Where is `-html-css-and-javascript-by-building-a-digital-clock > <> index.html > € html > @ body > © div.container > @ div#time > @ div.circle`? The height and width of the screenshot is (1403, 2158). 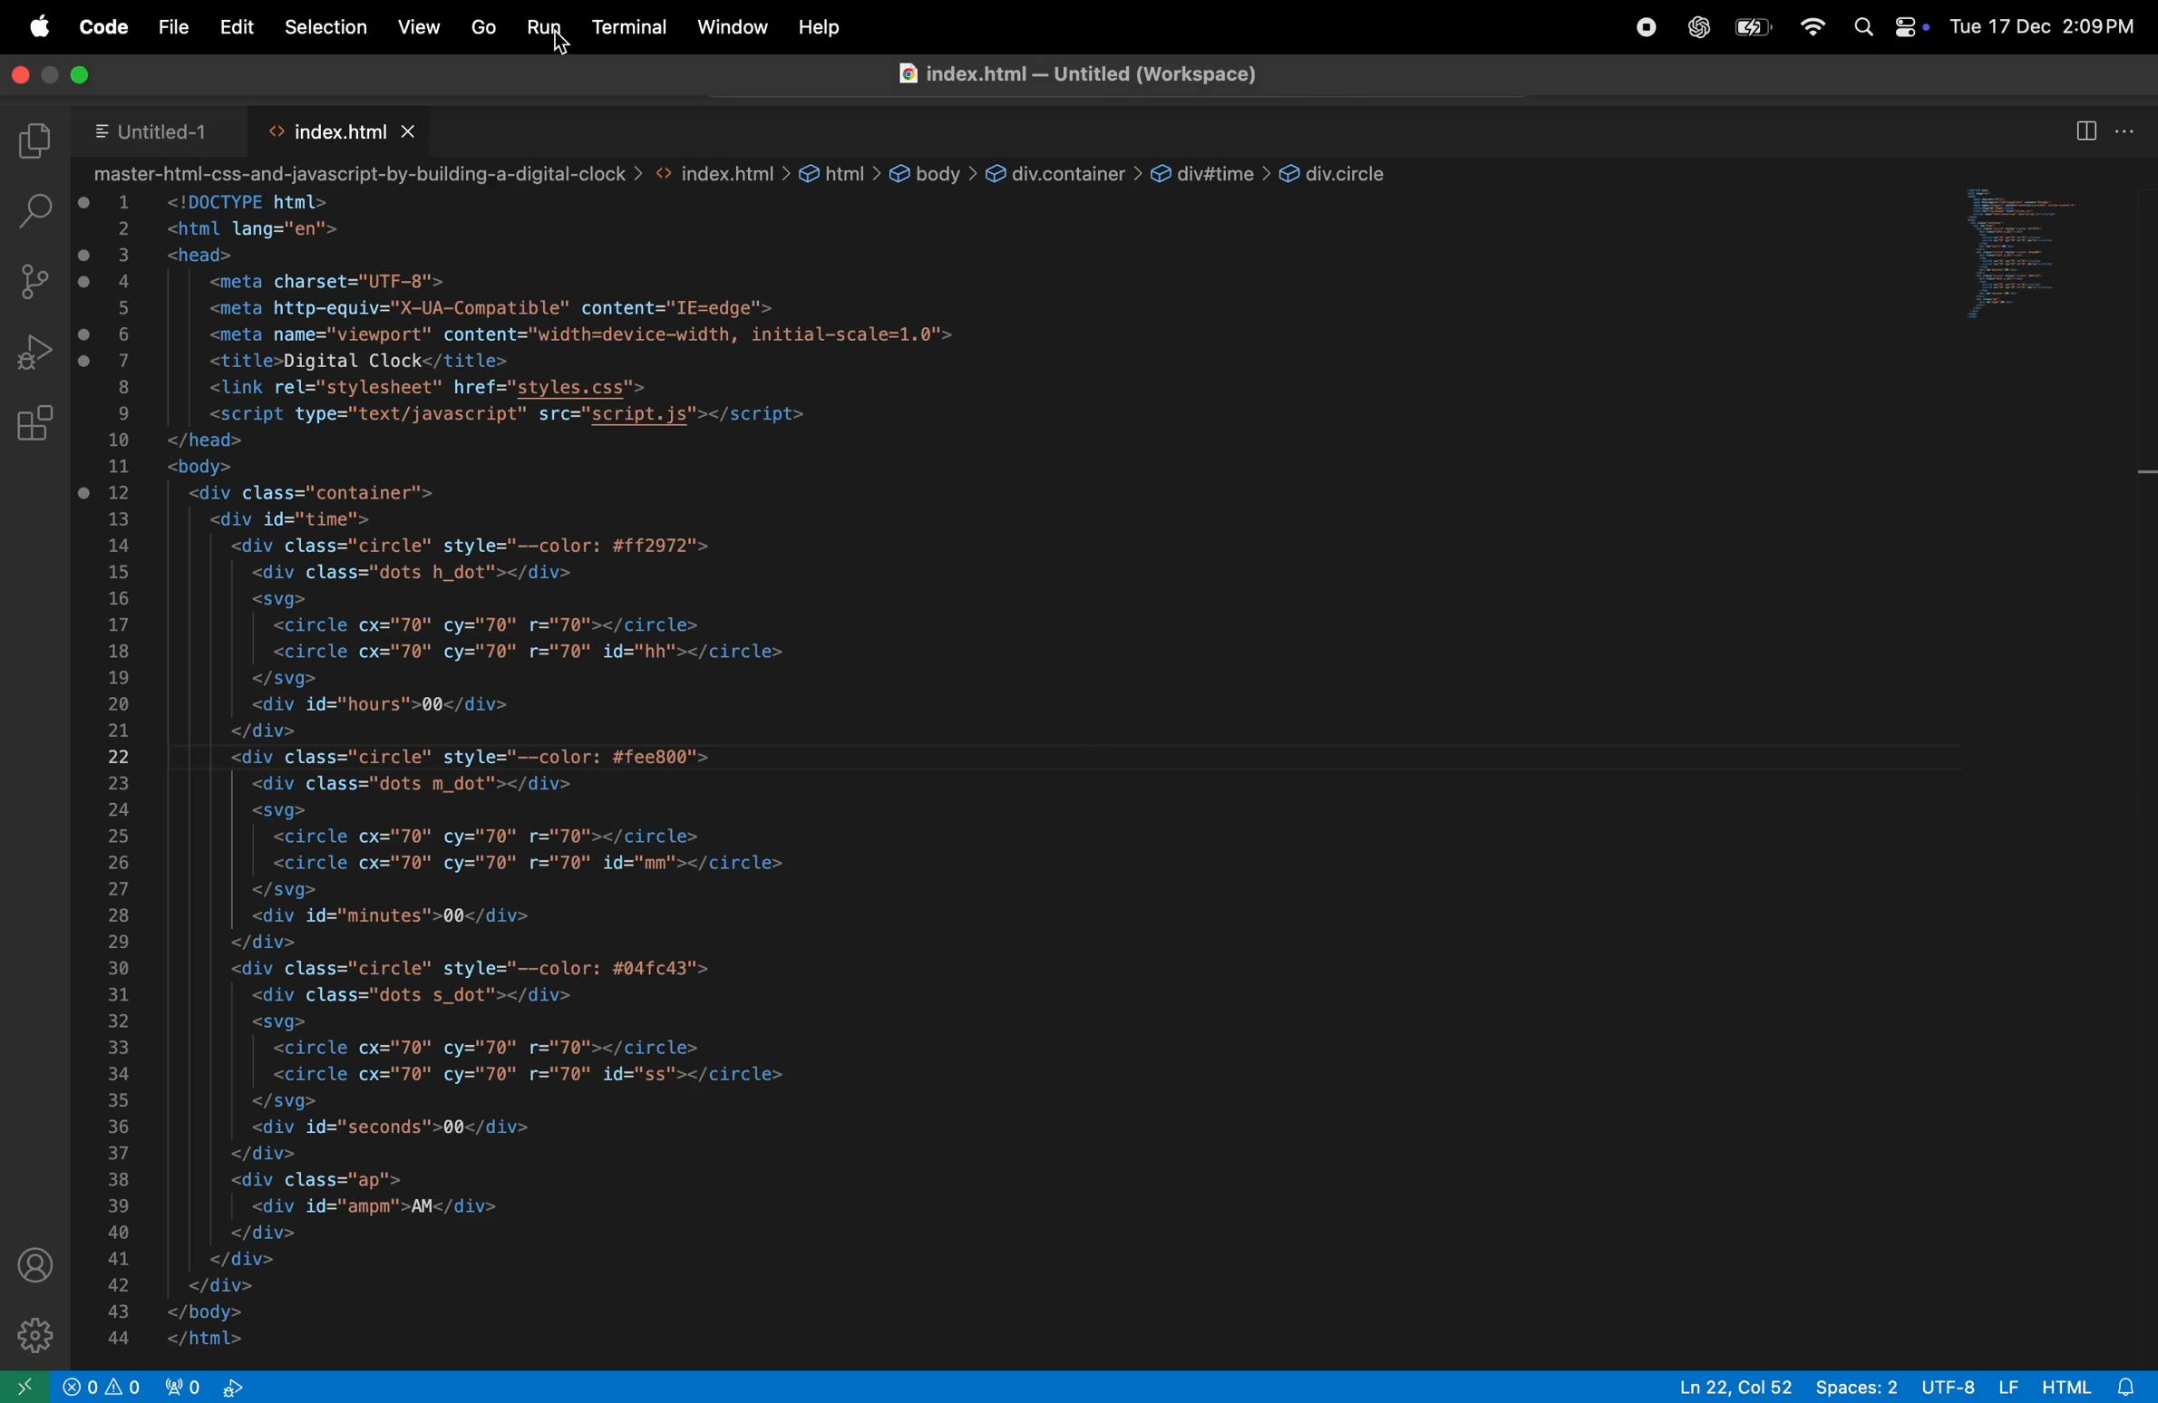 -html-css-and-javascript-by-building-a-digital-clock > <> index.html > € html > @ body > © div.container > @ div#time > @ div.circle is located at coordinates (746, 175).